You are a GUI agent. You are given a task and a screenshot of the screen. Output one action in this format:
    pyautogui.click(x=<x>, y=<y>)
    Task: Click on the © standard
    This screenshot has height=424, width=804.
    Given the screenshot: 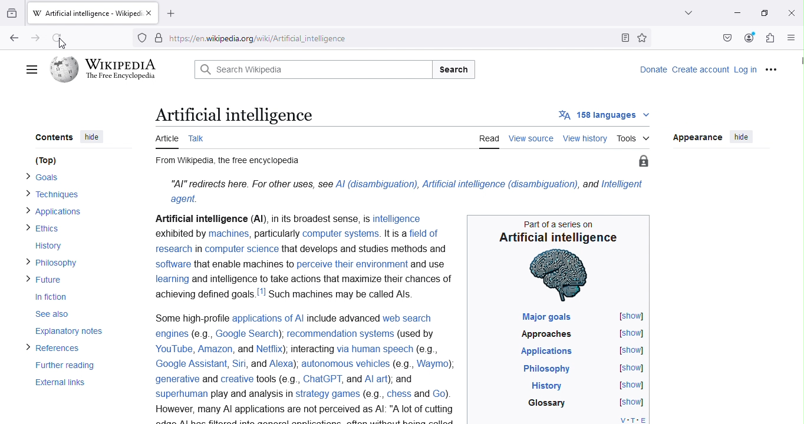 What is the action you would take?
    pyautogui.click(x=702, y=266)
    